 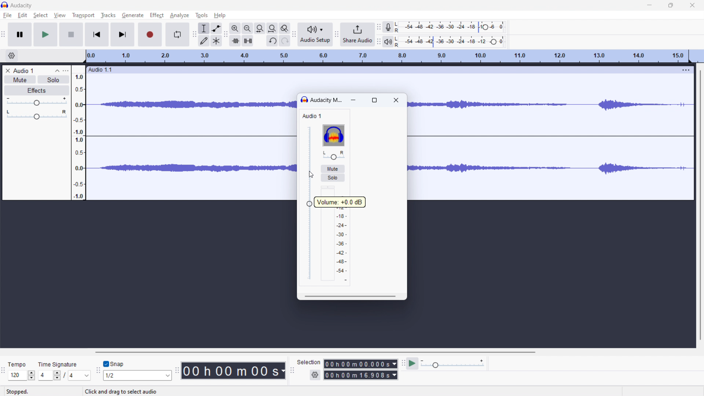 What do you see at coordinates (71, 35) in the screenshot?
I see `stop` at bounding box center [71, 35].